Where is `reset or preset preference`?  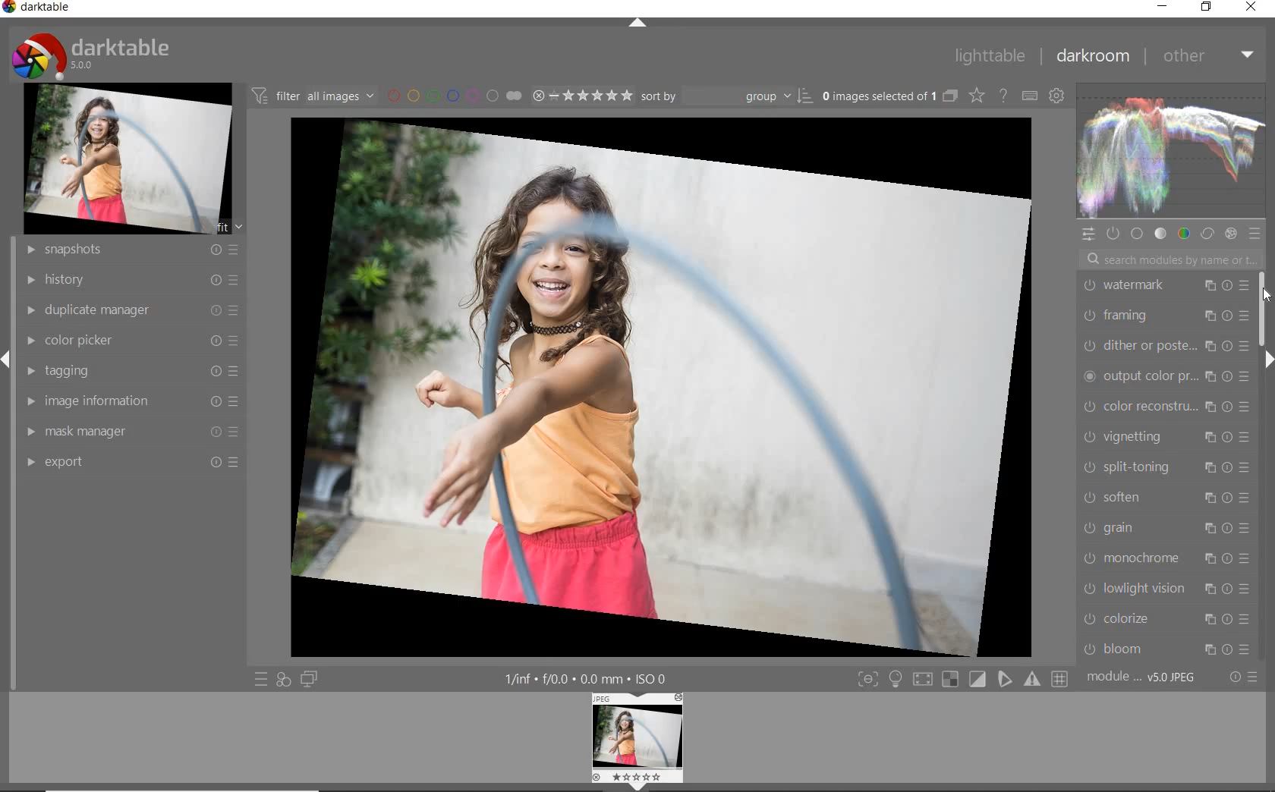 reset or preset preference is located at coordinates (1240, 677).